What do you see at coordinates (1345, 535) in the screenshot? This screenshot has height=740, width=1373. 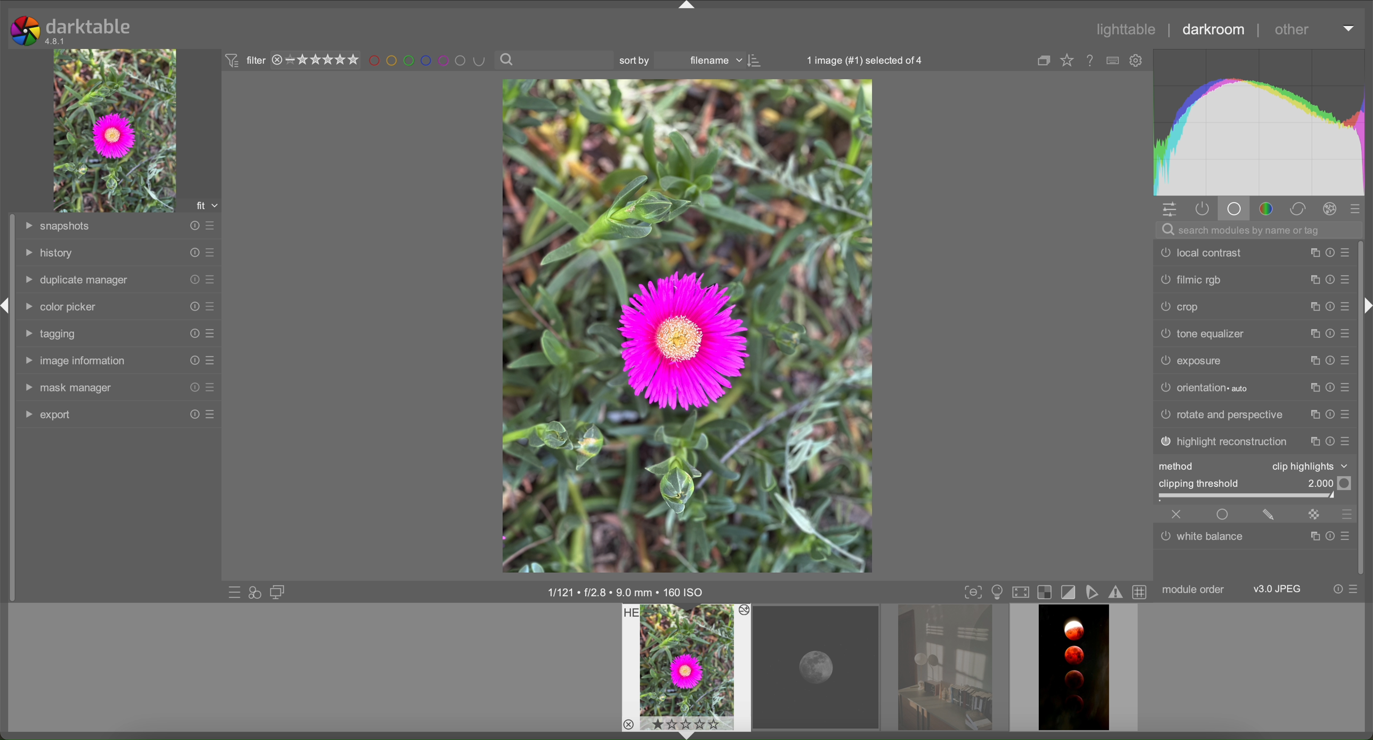 I see `presets` at bounding box center [1345, 535].